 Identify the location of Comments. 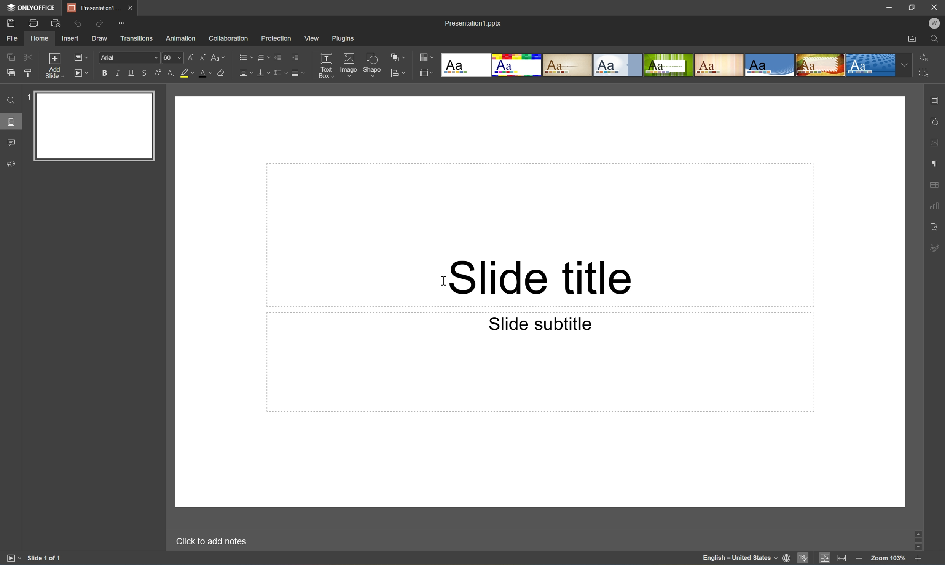
(12, 142).